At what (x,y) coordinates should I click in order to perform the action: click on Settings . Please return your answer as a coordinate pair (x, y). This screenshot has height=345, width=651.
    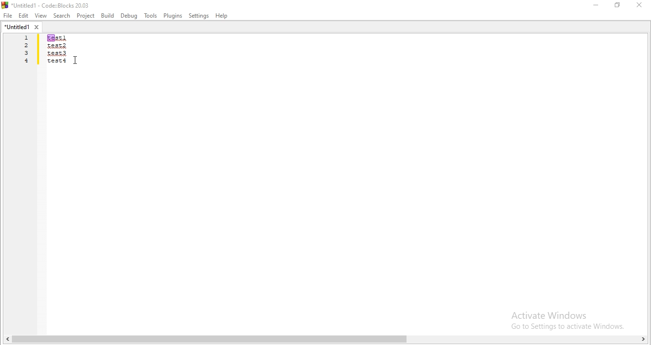
    Looking at the image, I should click on (200, 16).